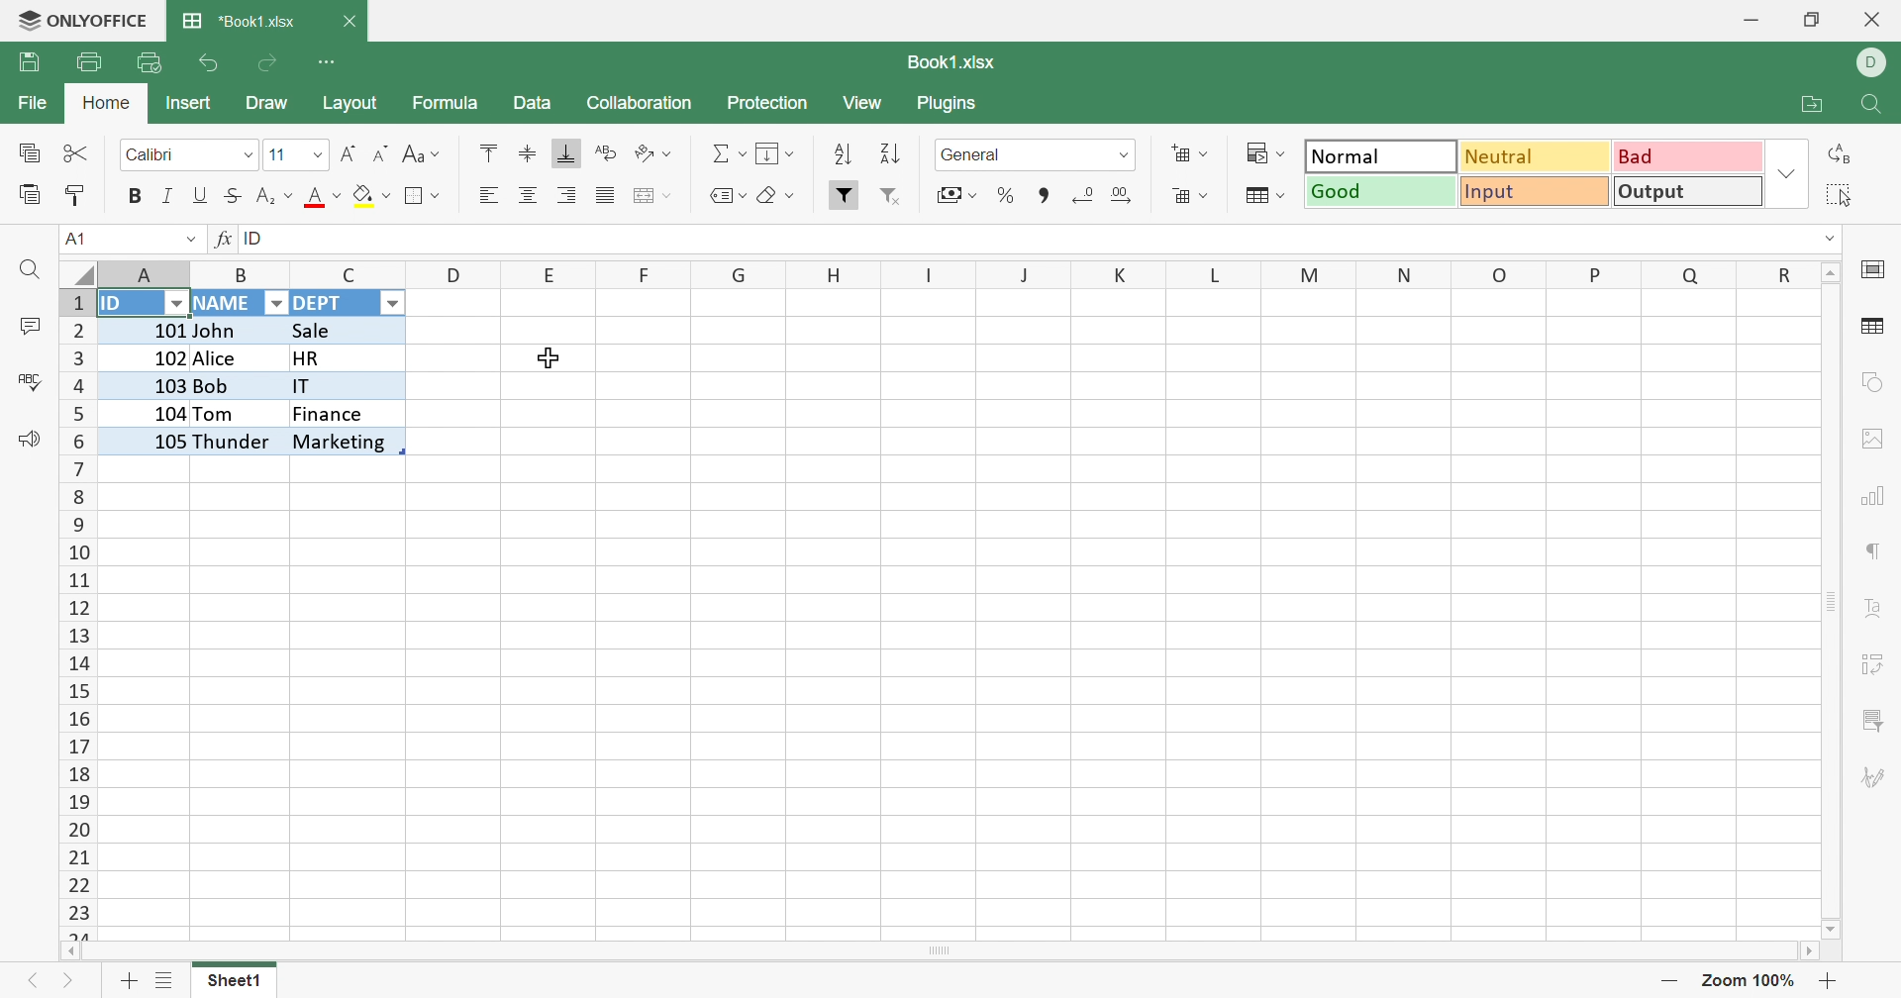  Describe the element at coordinates (1783, 174) in the screenshot. I see `Drop Down` at that location.